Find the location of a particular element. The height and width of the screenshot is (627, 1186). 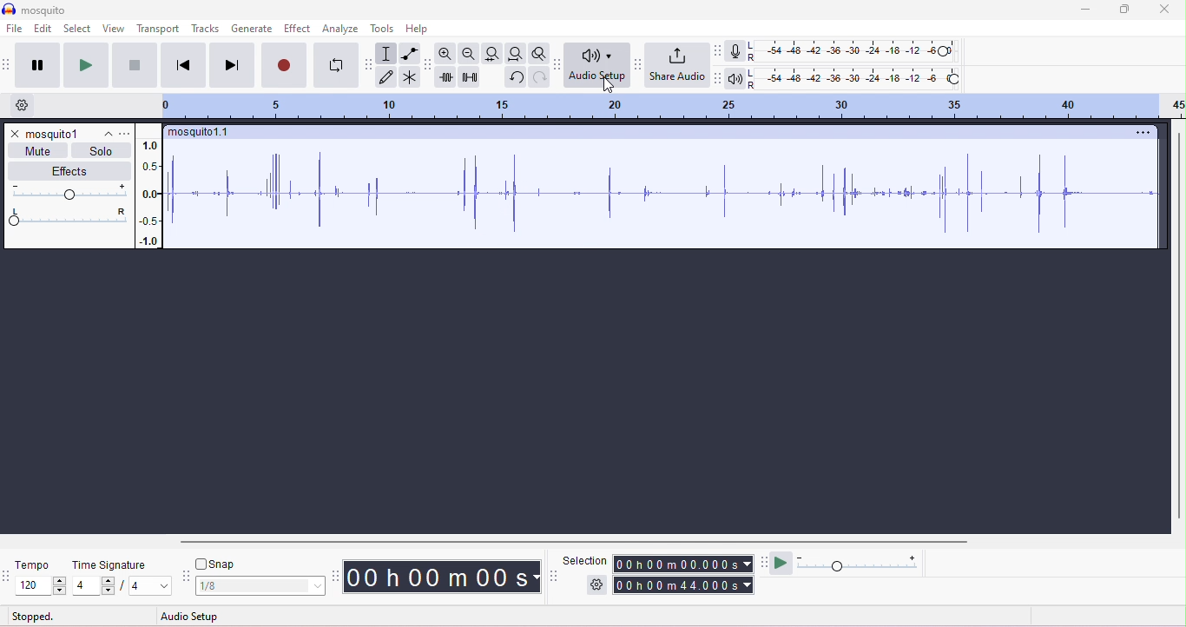

maximize is located at coordinates (1122, 10).